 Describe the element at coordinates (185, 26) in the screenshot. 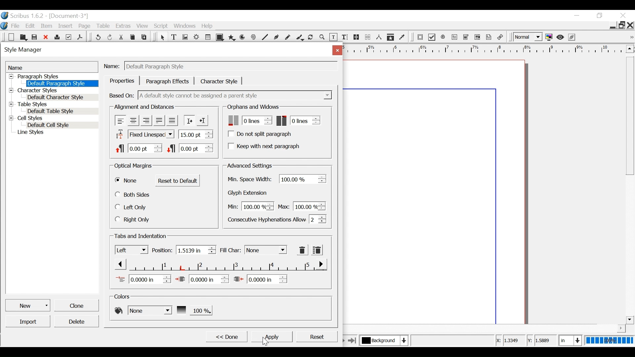

I see `Windows` at that location.